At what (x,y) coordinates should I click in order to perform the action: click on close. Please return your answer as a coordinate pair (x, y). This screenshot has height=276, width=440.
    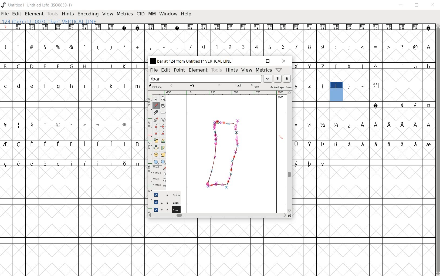
    Looking at the image, I should click on (433, 5).